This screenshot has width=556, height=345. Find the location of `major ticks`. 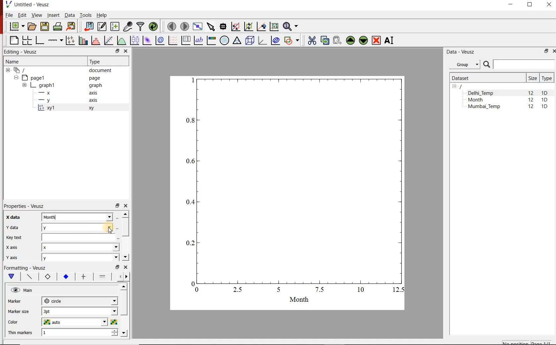

major ticks is located at coordinates (83, 277).